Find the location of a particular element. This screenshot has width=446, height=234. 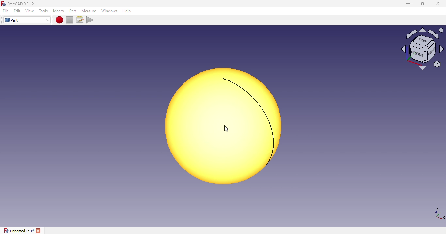

Close is located at coordinates (435, 5).